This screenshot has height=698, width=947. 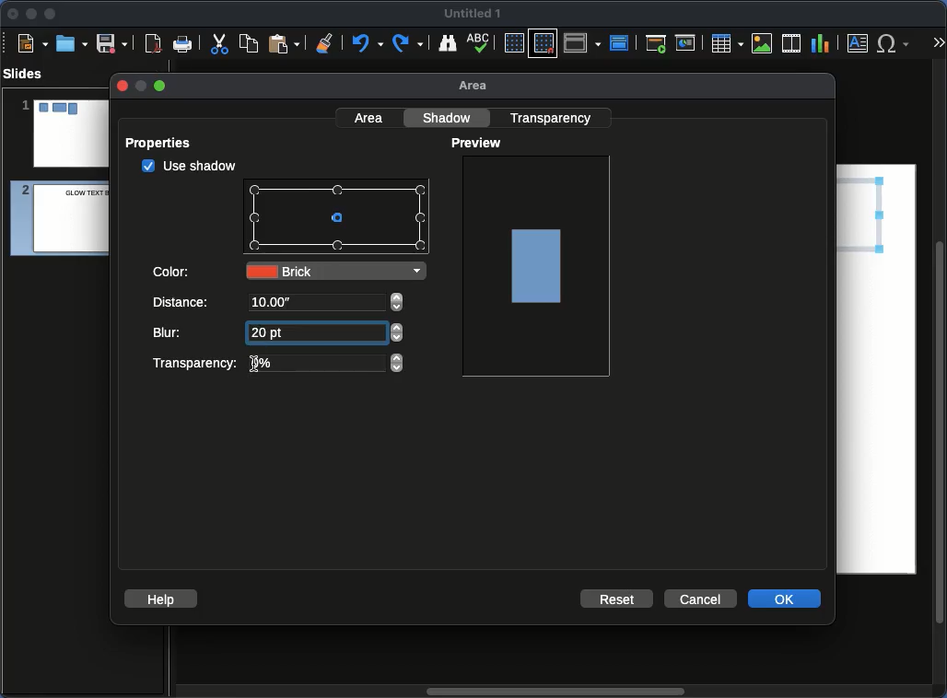 What do you see at coordinates (338, 219) in the screenshot?
I see `Points` at bounding box center [338, 219].